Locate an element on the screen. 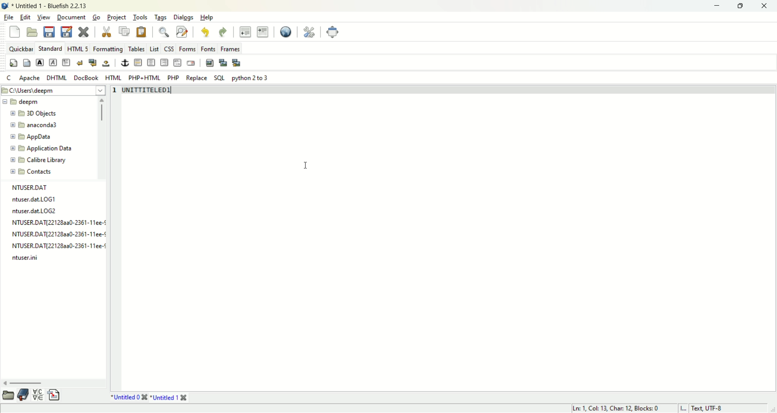 The width and height of the screenshot is (777, 413). scroll bar is located at coordinates (102, 112).